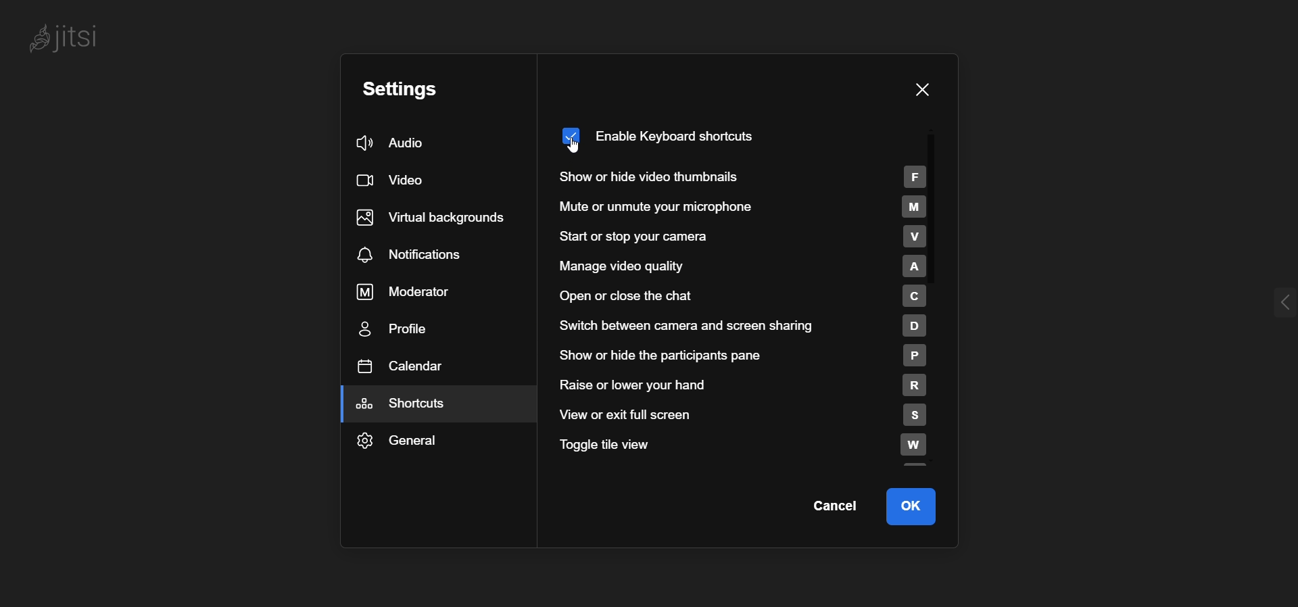 The width and height of the screenshot is (1298, 607). What do you see at coordinates (1267, 304) in the screenshot?
I see `expand` at bounding box center [1267, 304].